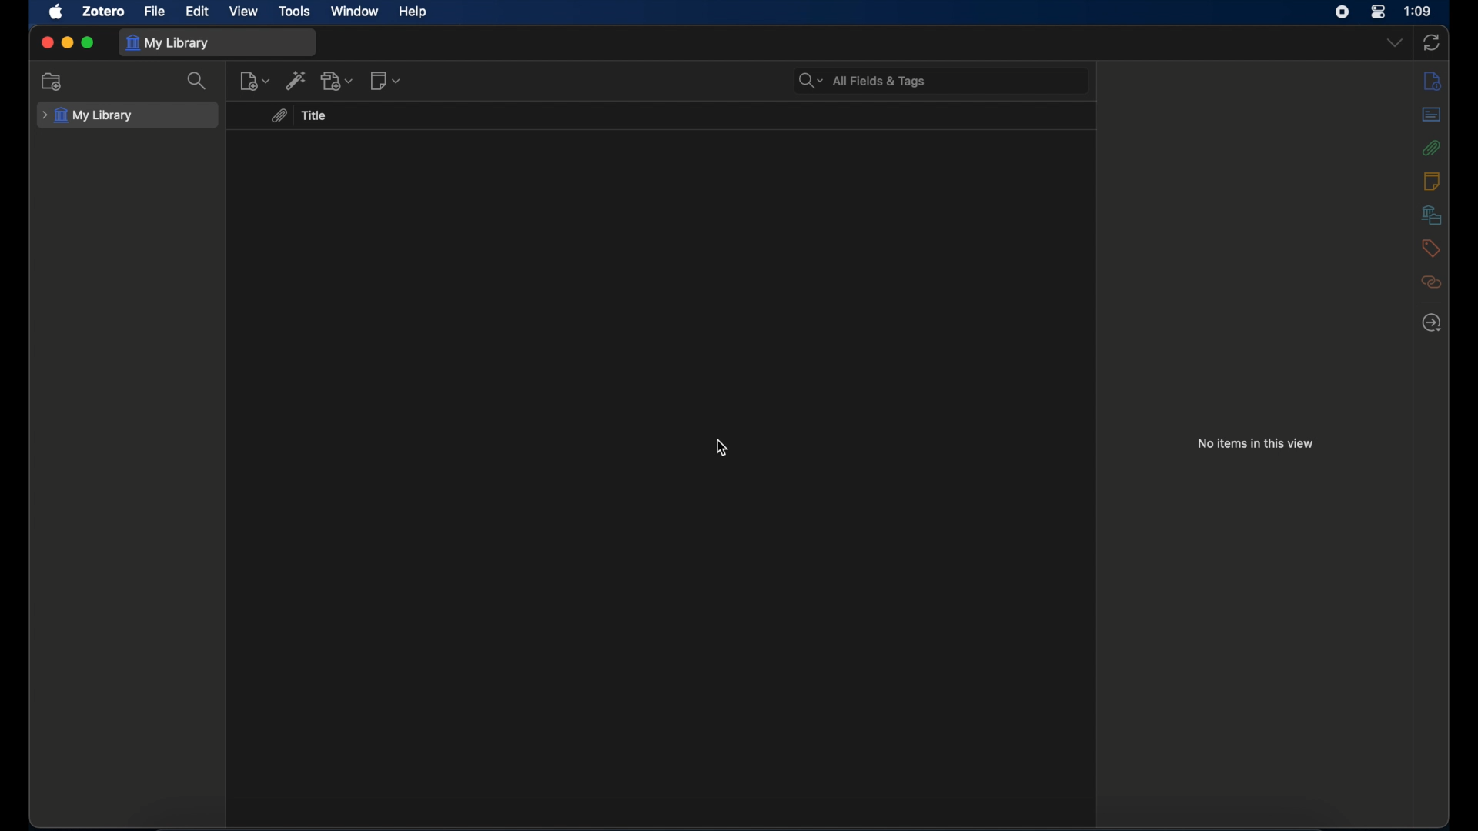 This screenshot has width=1478, height=831. Describe the element at coordinates (385, 81) in the screenshot. I see `new notes` at that location.